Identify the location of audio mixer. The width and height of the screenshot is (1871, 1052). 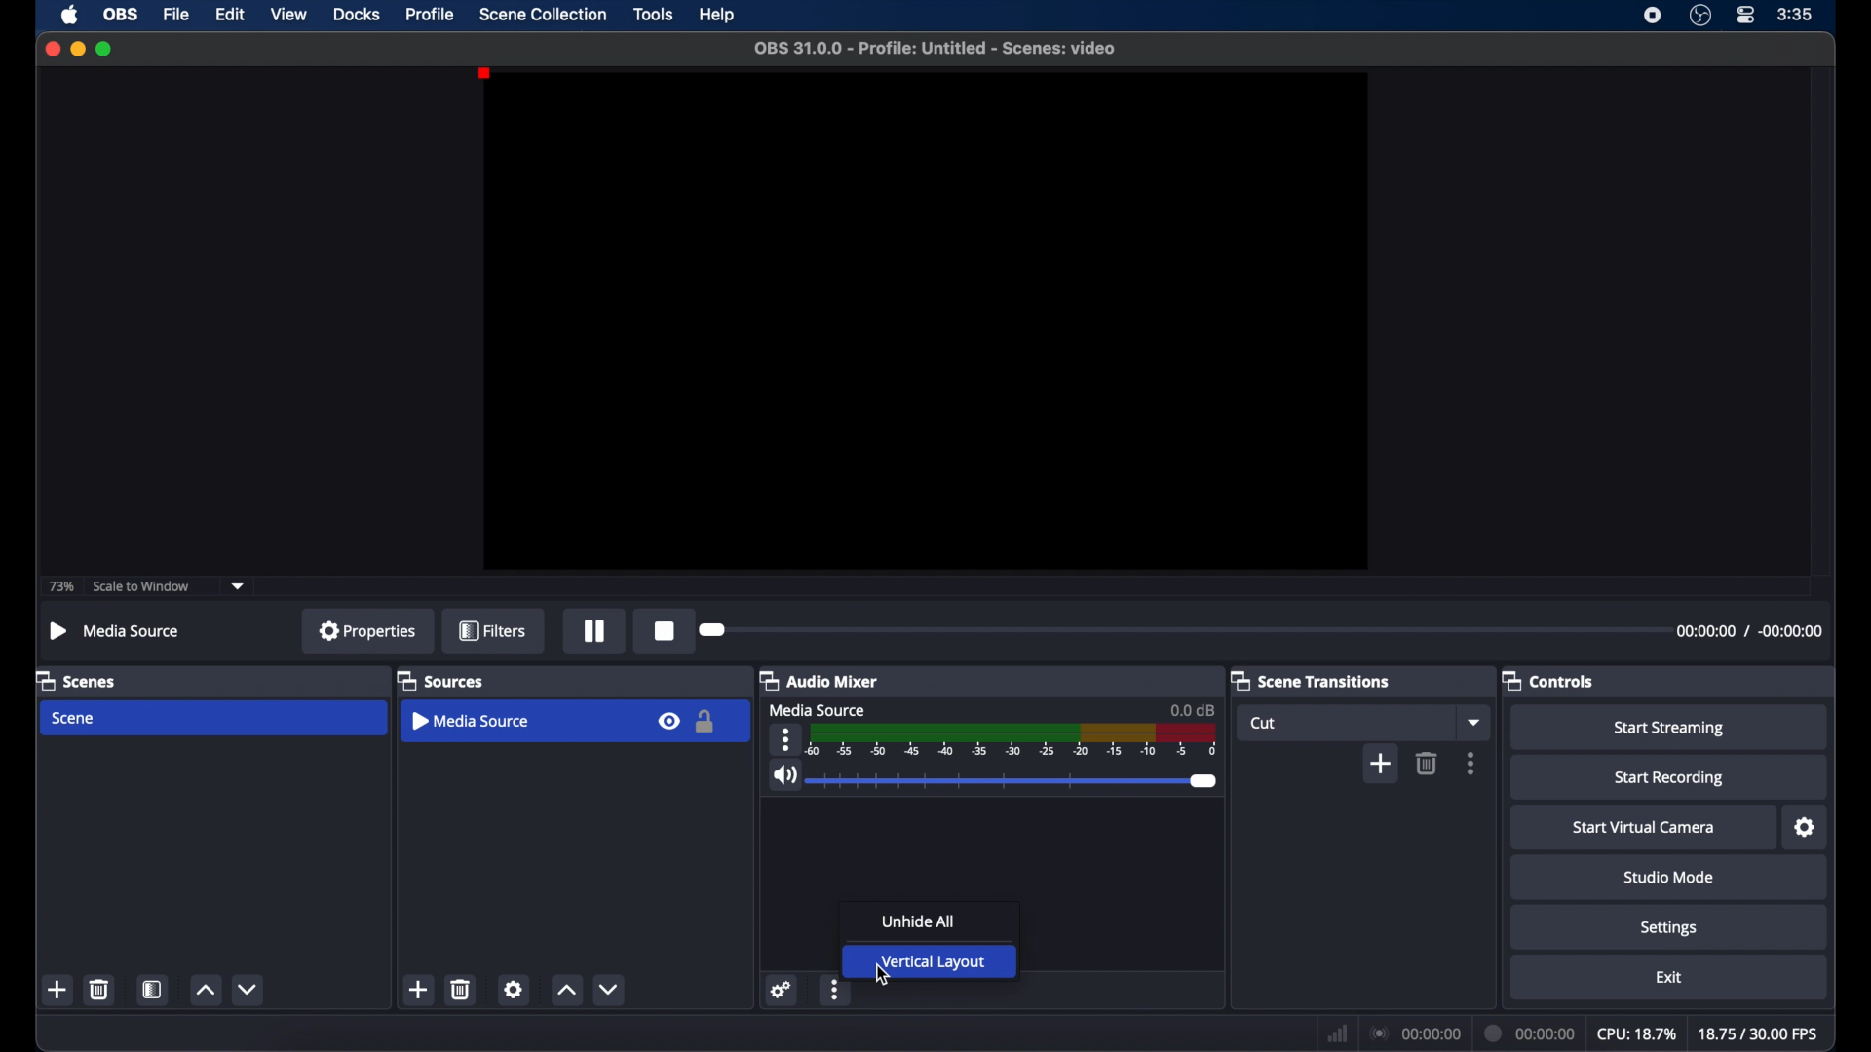
(818, 680).